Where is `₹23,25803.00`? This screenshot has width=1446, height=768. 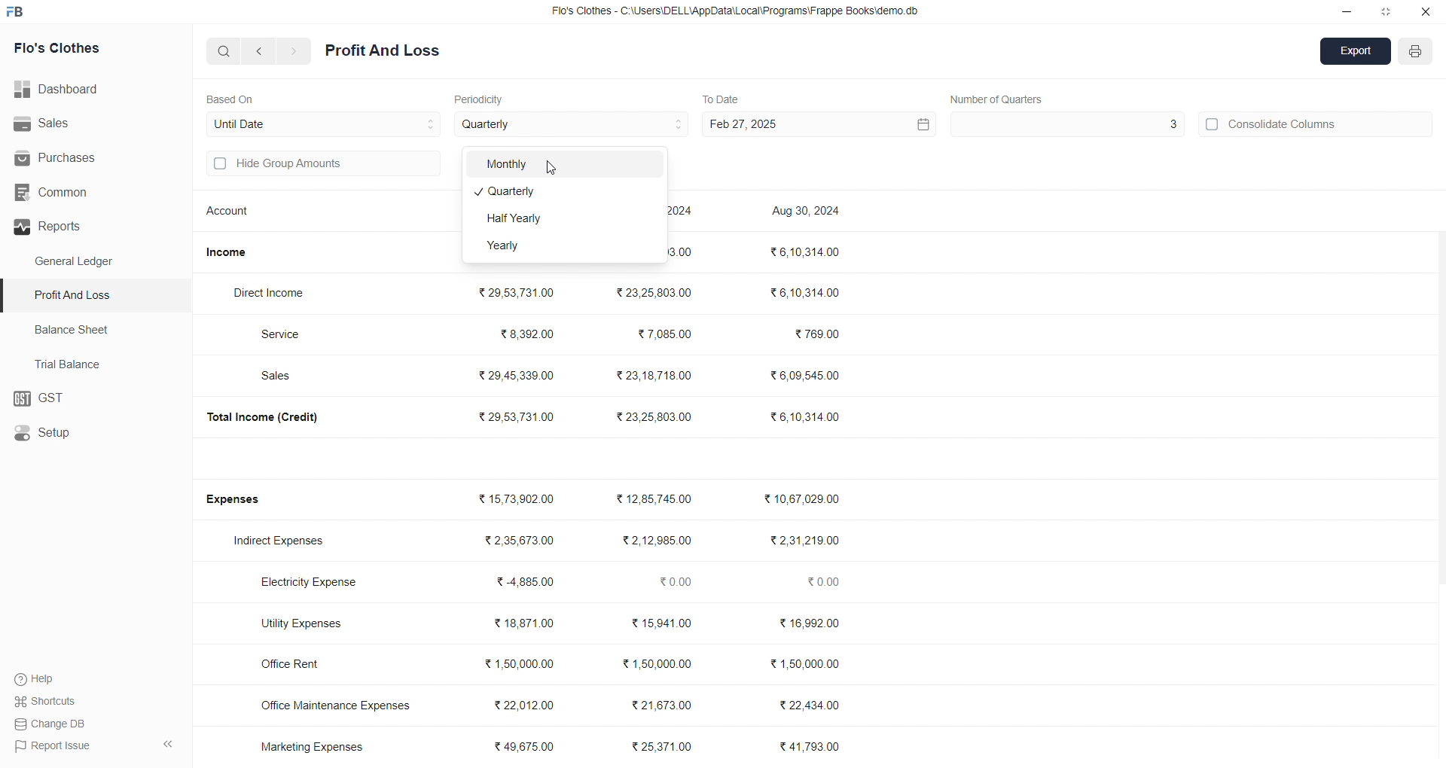
₹23,25803.00 is located at coordinates (683, 251).